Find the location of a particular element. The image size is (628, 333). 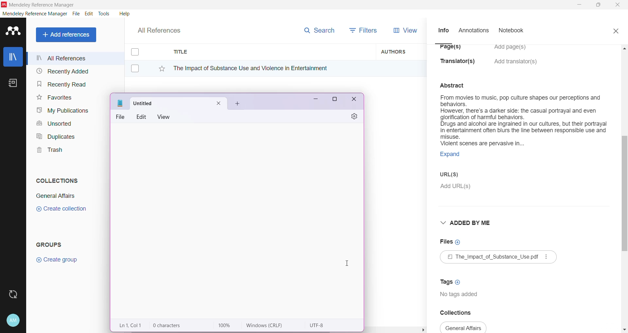

Info is located at coordinates (443, 30).